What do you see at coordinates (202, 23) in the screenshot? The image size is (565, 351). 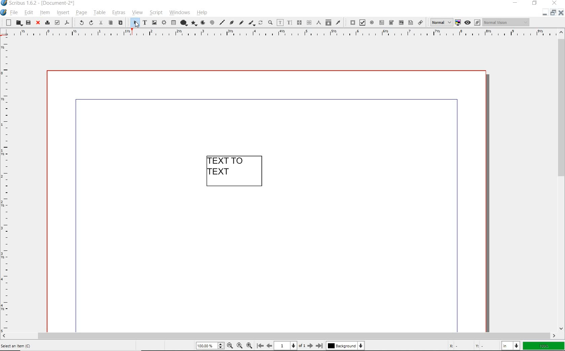 I see `arc` at bounding box center [202, 23].